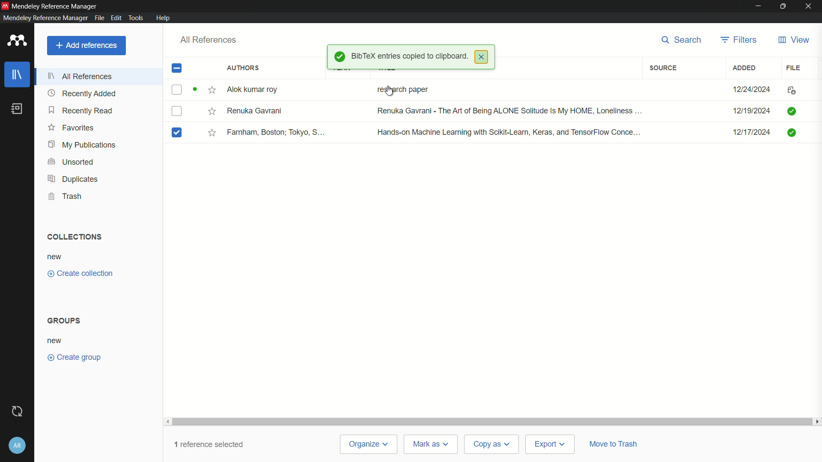 The width and height of the screenshot is (822, 462). What do you see at coordinates (402, 88) in the screenshot?
I see `research paper` at bounding box center [402, 88].